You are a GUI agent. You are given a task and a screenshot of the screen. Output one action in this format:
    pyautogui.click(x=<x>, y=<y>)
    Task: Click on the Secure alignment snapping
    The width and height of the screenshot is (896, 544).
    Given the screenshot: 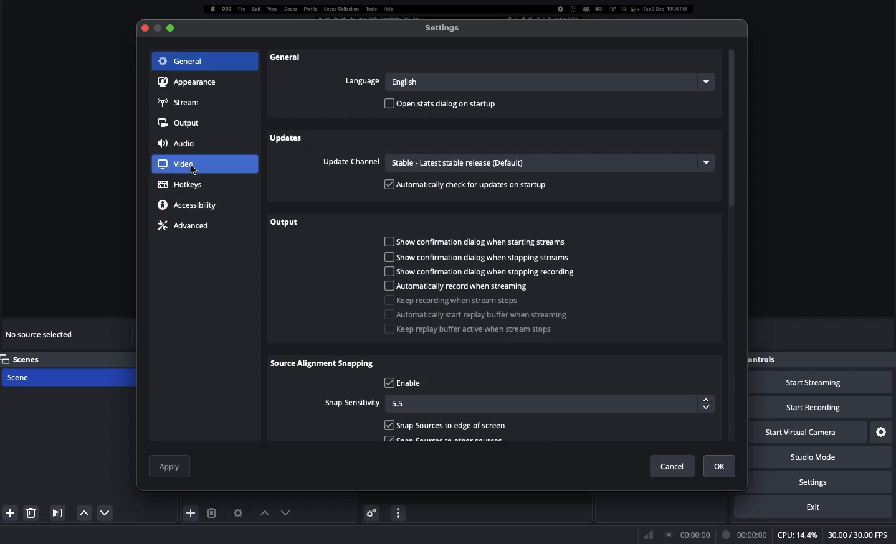 What is the action you would take?
    pyautogui.click(x=323, y=365)
    